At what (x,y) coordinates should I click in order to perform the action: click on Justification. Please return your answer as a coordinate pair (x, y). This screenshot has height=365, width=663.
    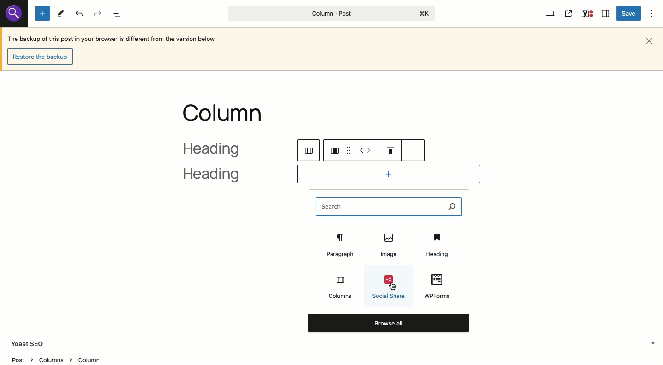
    Looking at the image, I should click on (392, 150).